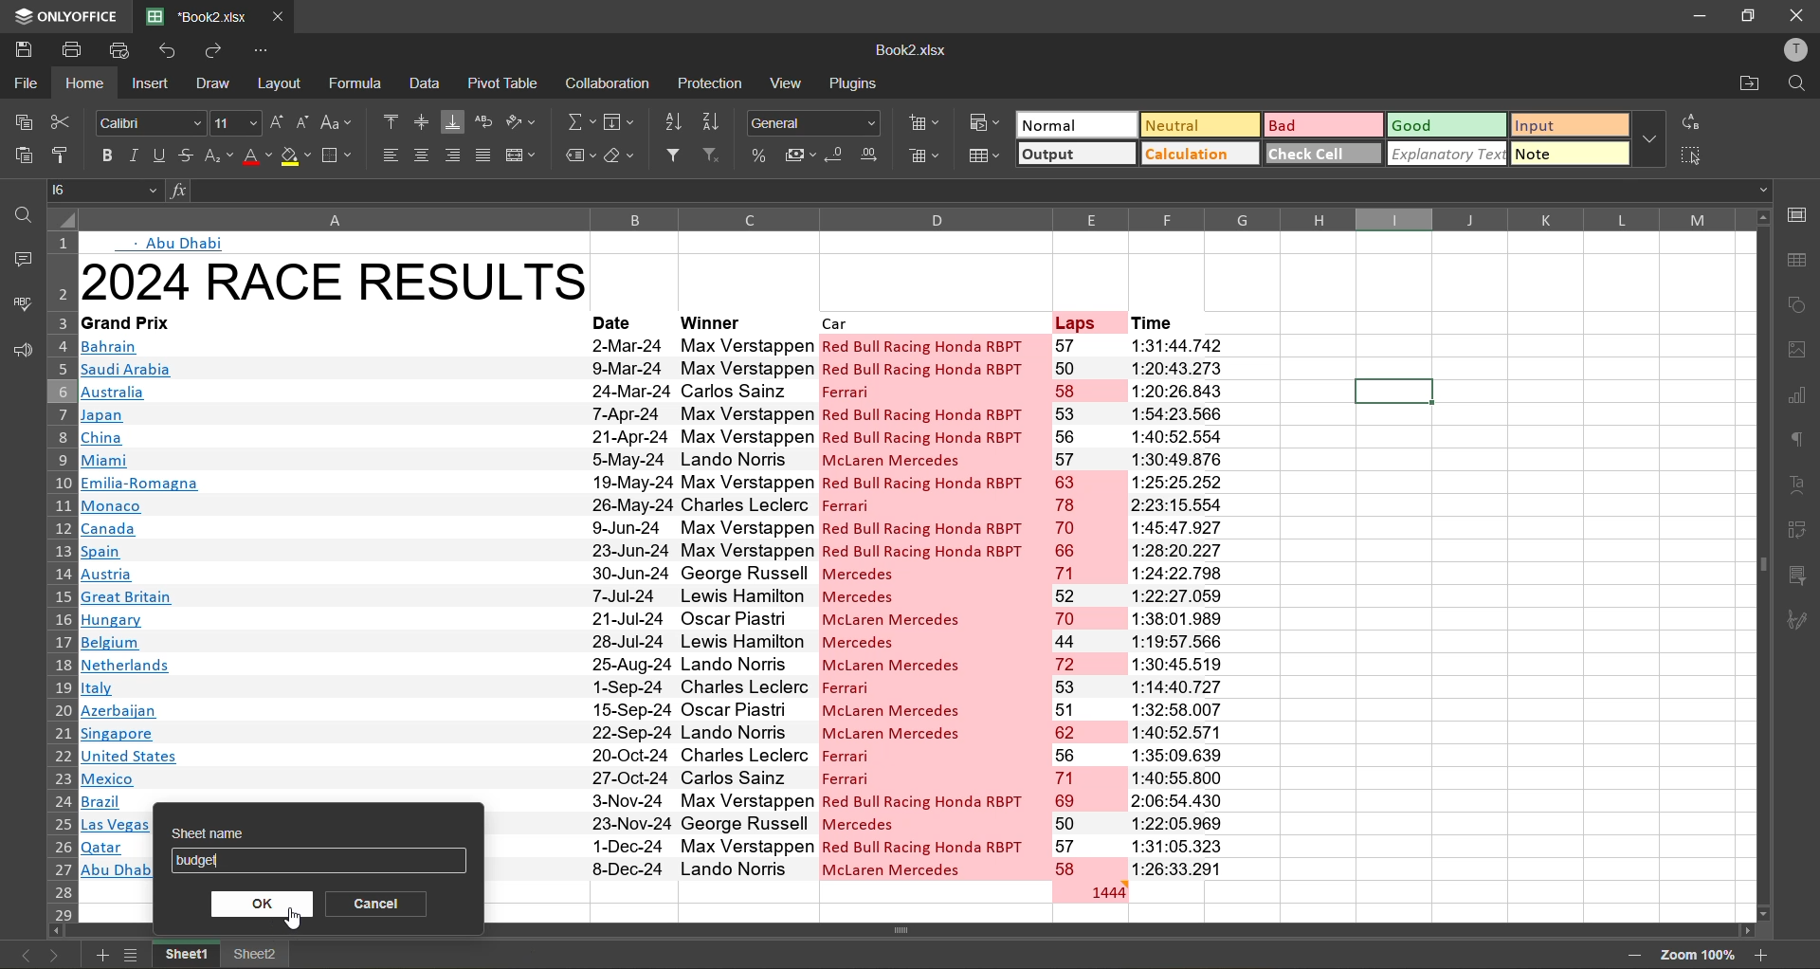 The height and width of the screenshot is (969, 1820). I want to click on align right, so click(451, 156).